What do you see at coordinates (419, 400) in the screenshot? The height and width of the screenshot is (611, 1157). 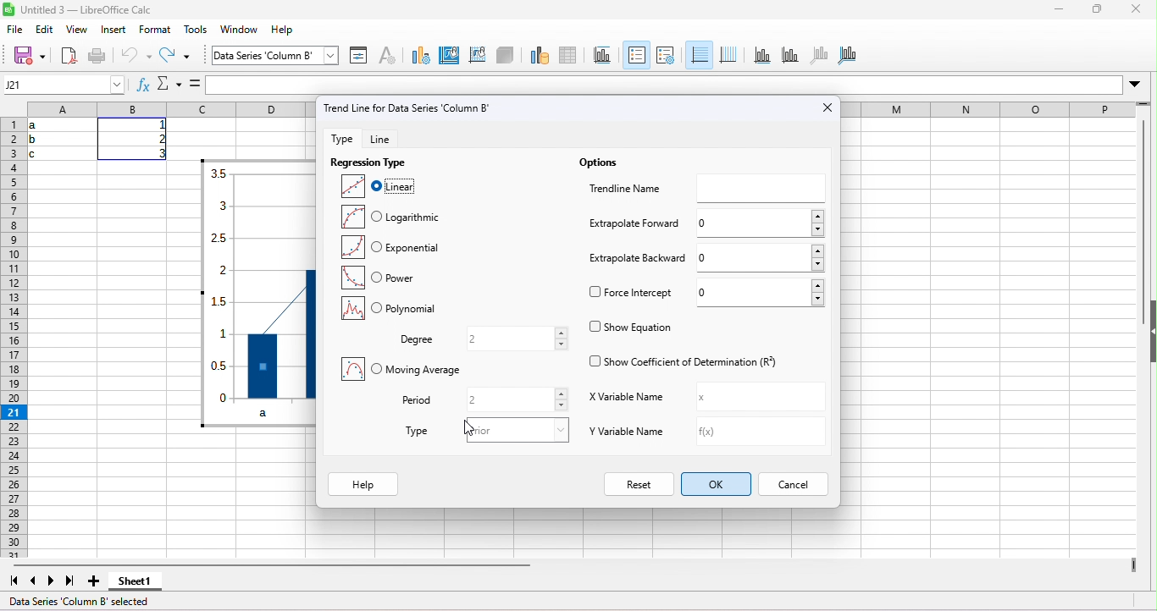 I see `period` at bounding box center [419, 400].